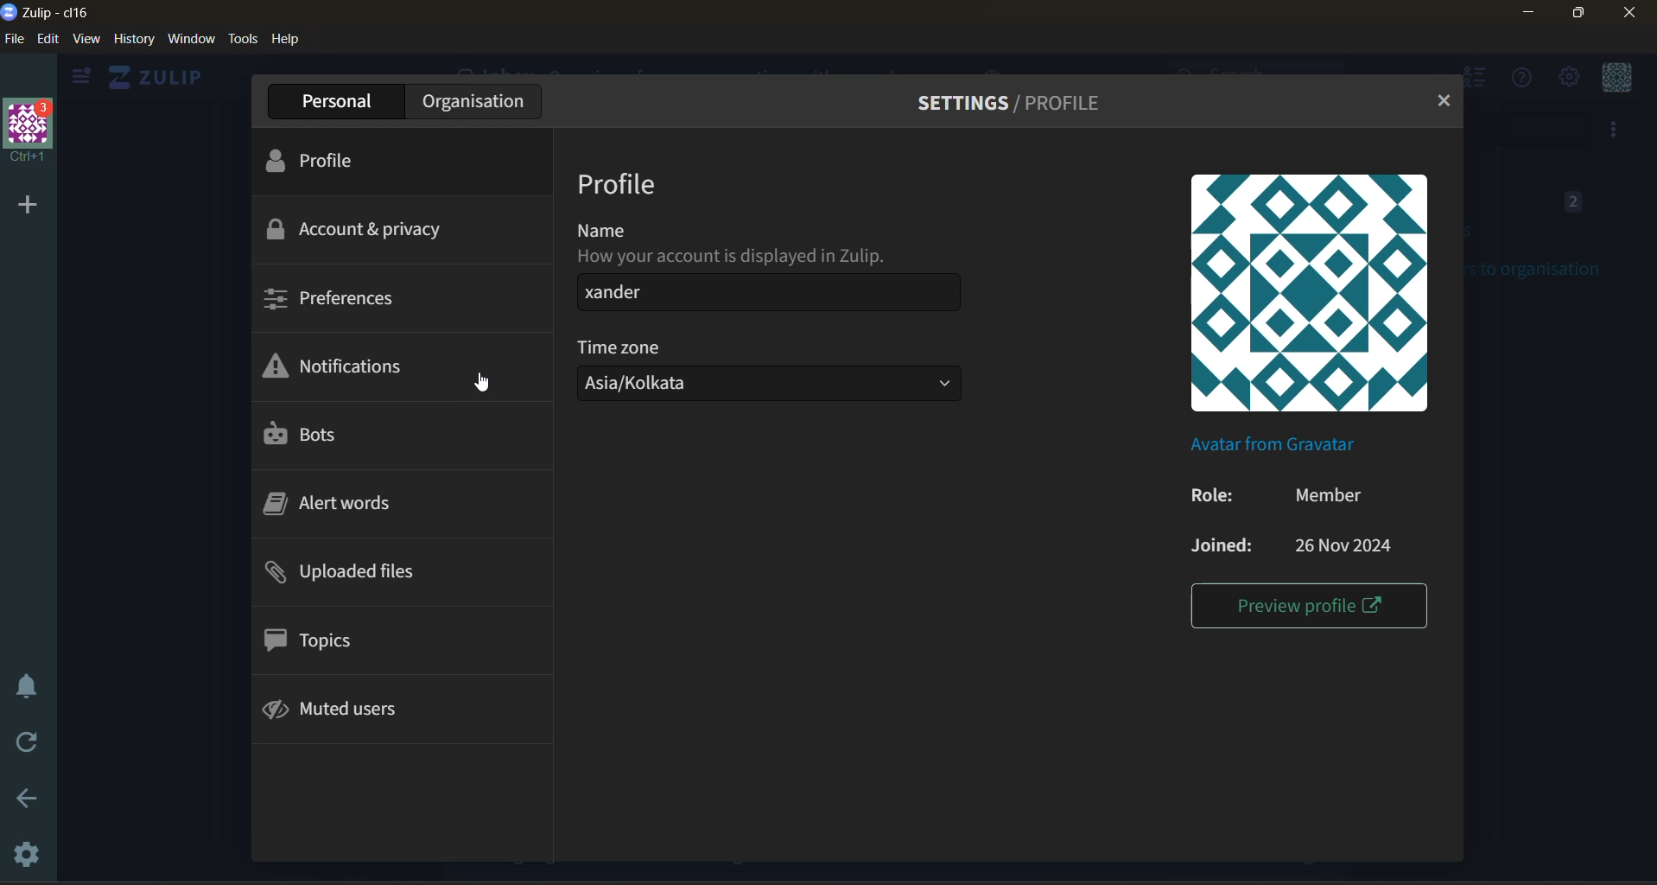  Describe the element at coordinates (21, 802) in the screenshot. I see `go back` at that location.